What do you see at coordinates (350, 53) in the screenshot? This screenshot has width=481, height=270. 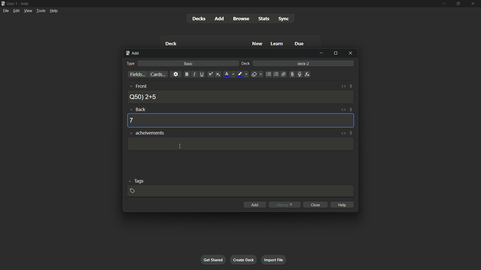 I see `close window` at bounding box center [350, 53].